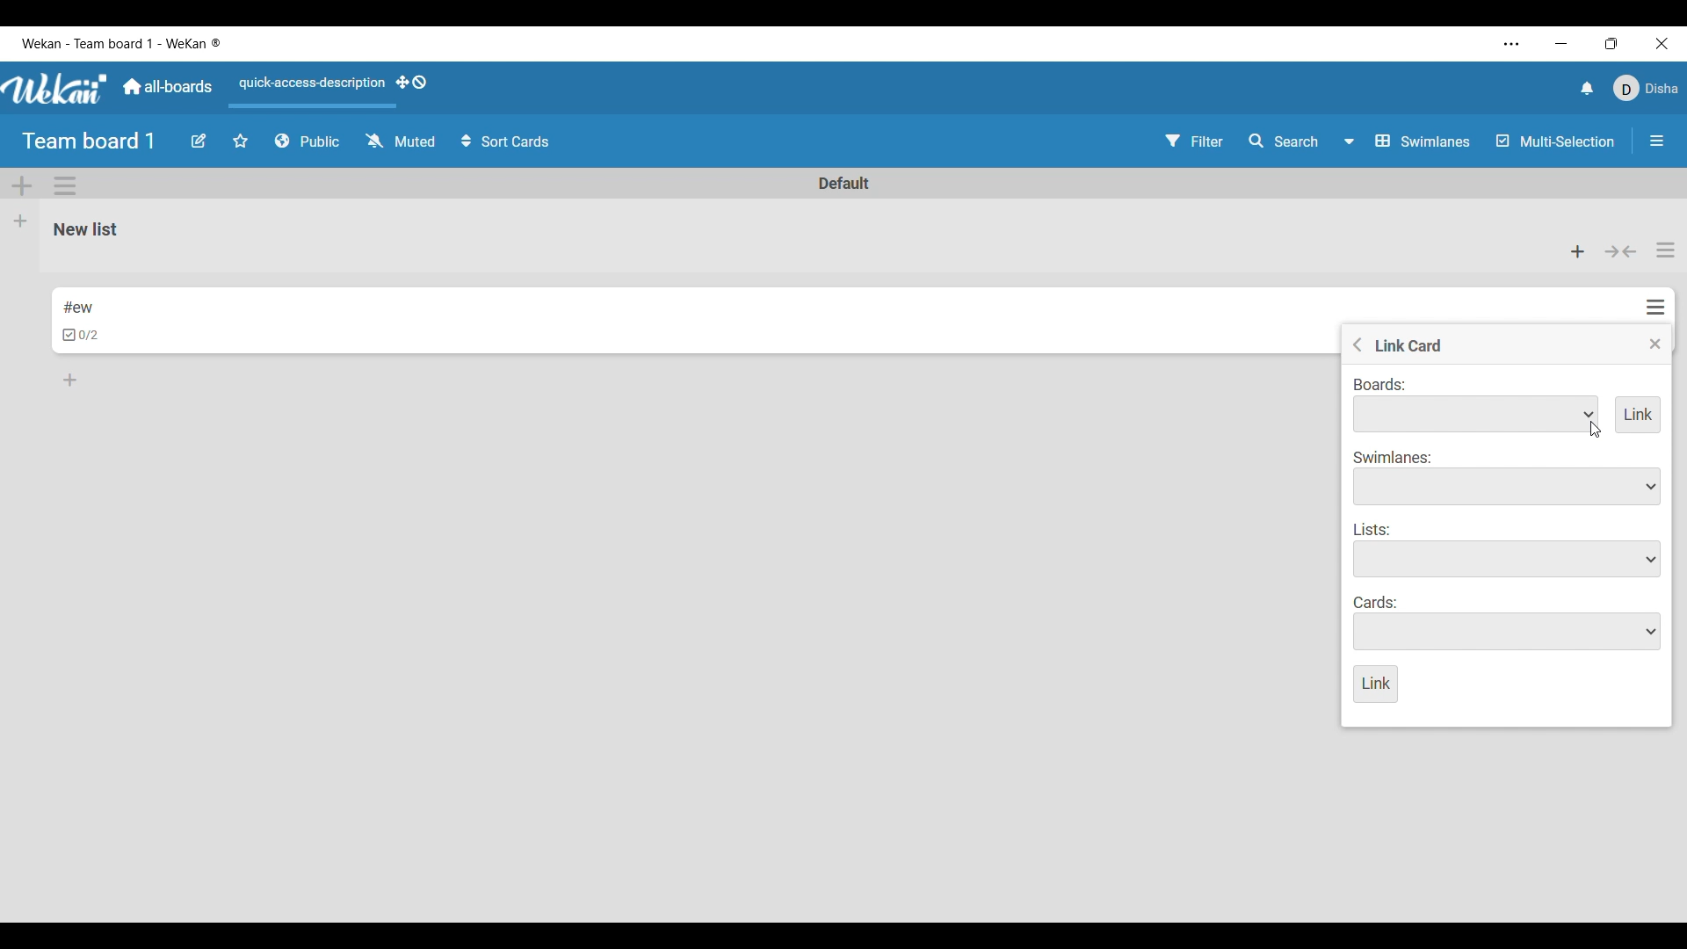 The image size is (1687, 949). I want to click on Board title, so click(90, 141).